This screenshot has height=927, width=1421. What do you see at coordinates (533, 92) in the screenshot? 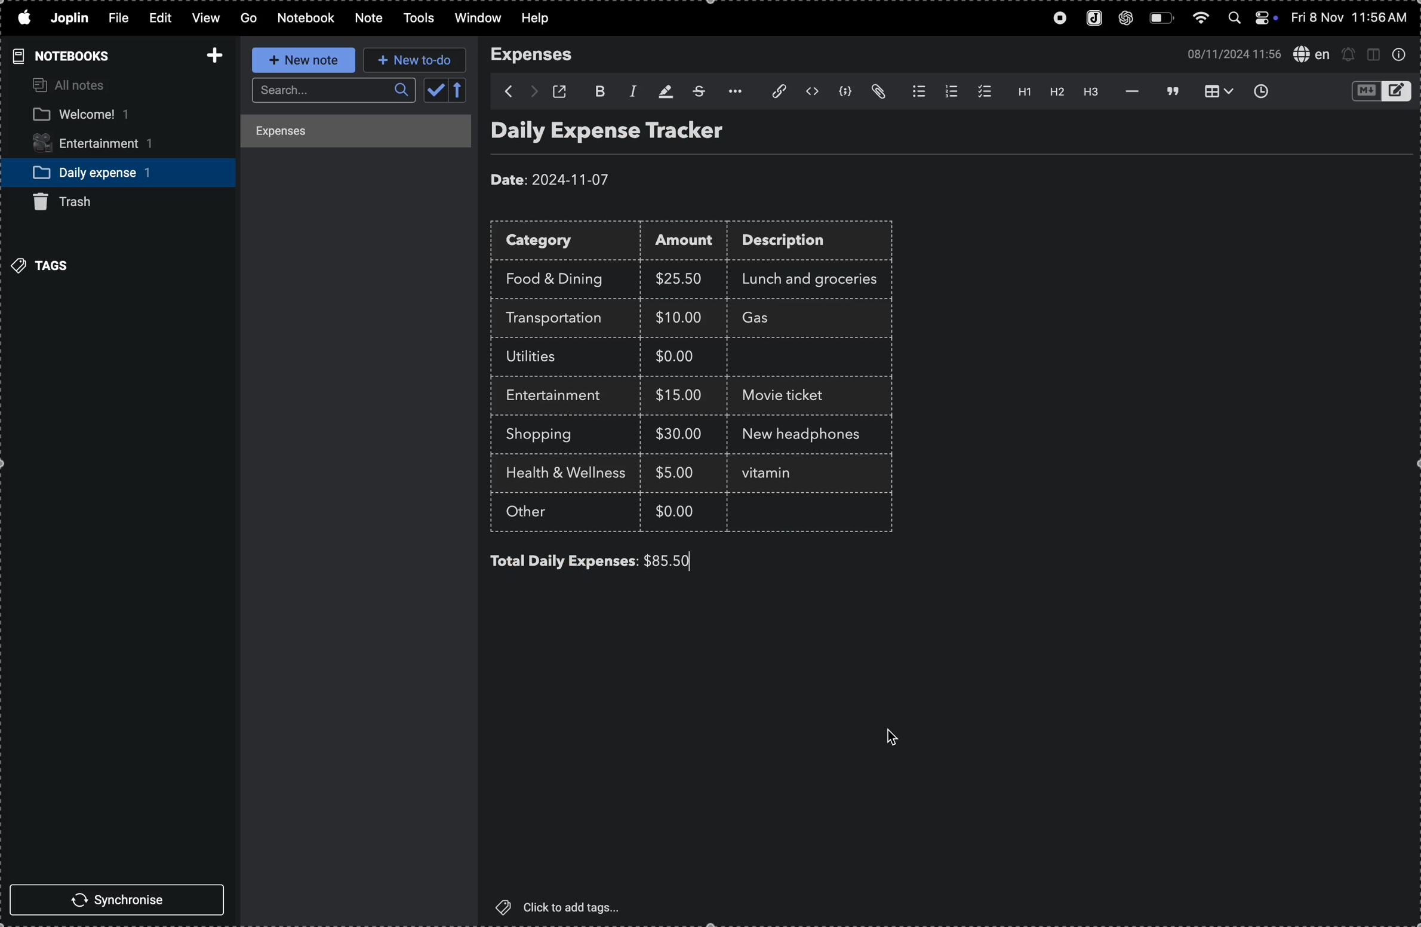
I see `forward` at bounding box center [533, 92].